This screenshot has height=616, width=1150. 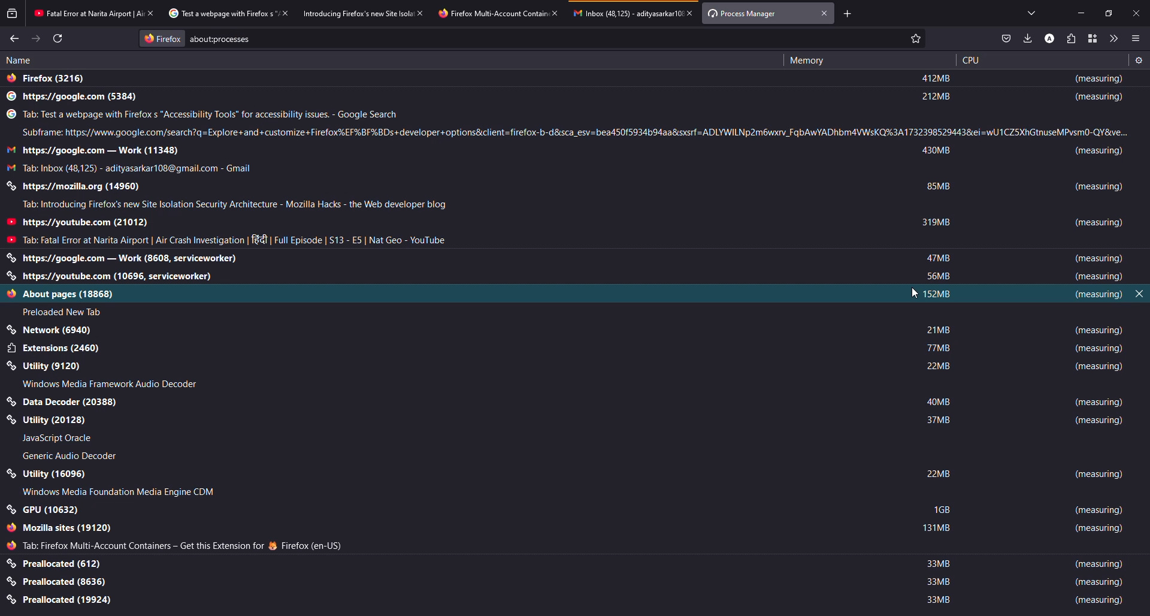 What do you see at coordinates (107, 385) in the screenshot?
I see `Windows media framework audio decoder` at bounding box center [107, 385].